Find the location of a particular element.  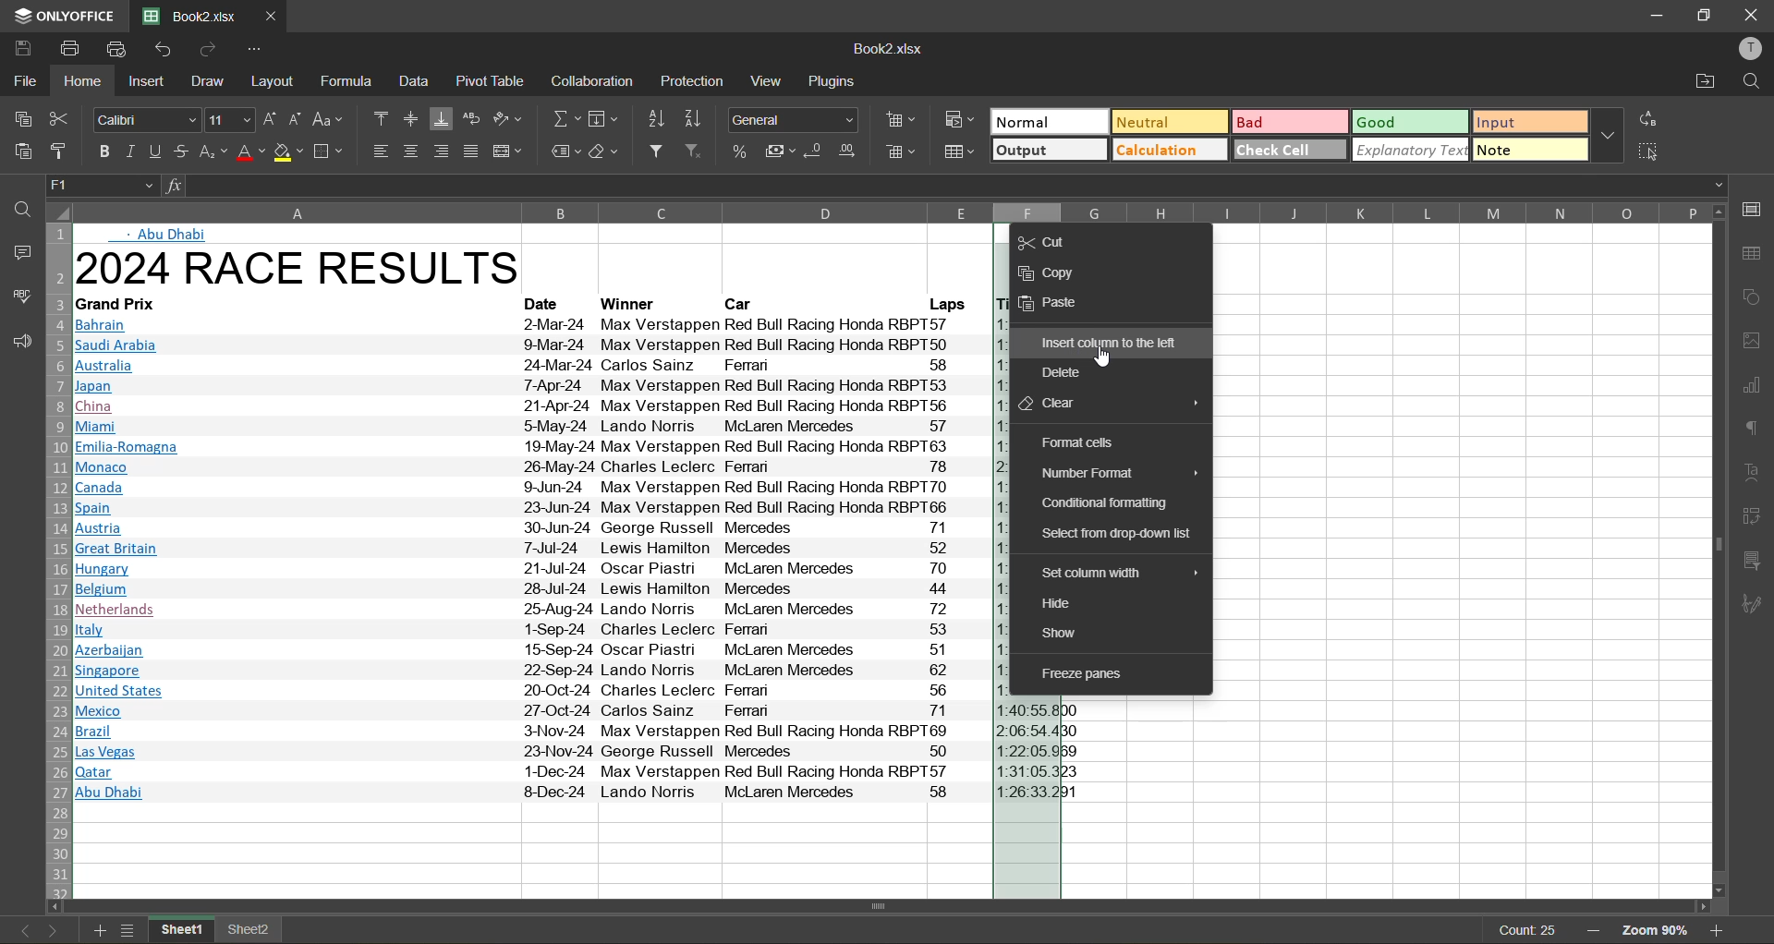

change case is located at coordinates (328, 119).